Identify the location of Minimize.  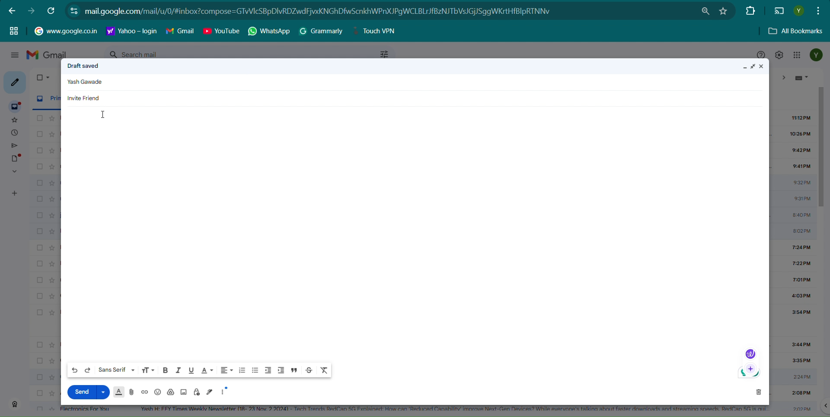
(744, 68).